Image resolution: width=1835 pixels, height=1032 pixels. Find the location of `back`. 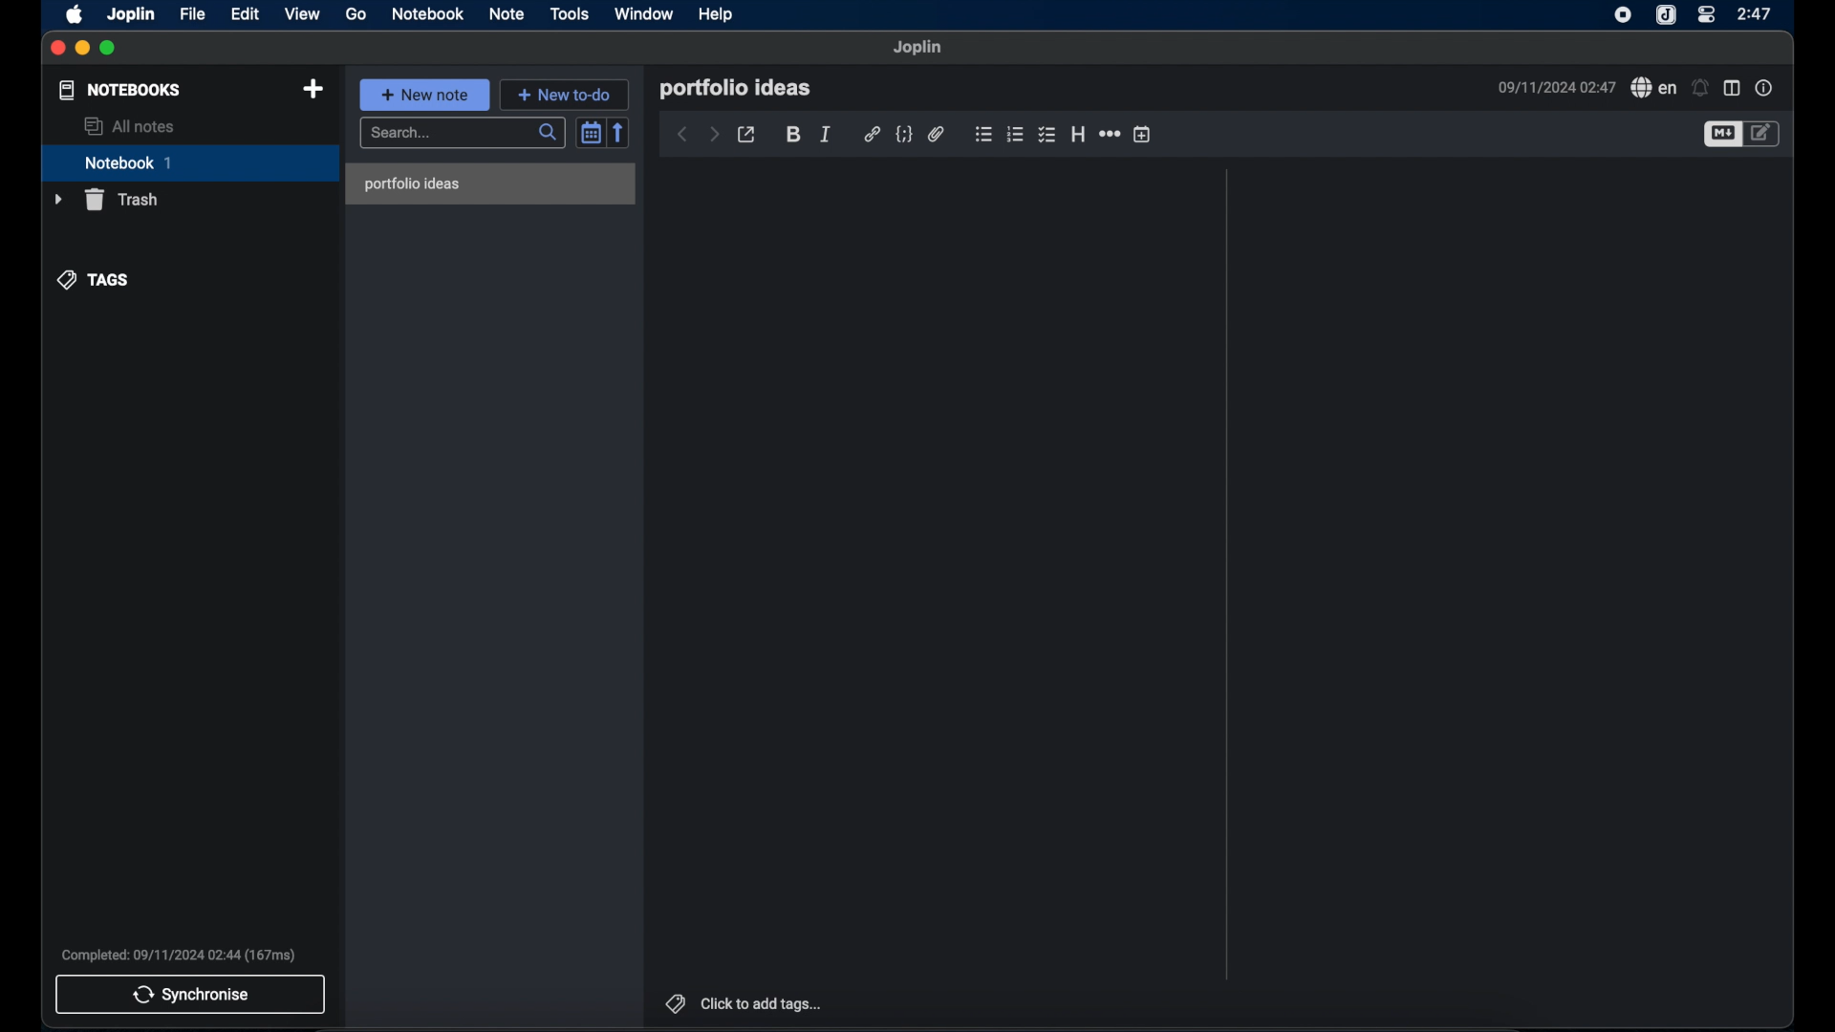

back is located at coordinates (682, 136).